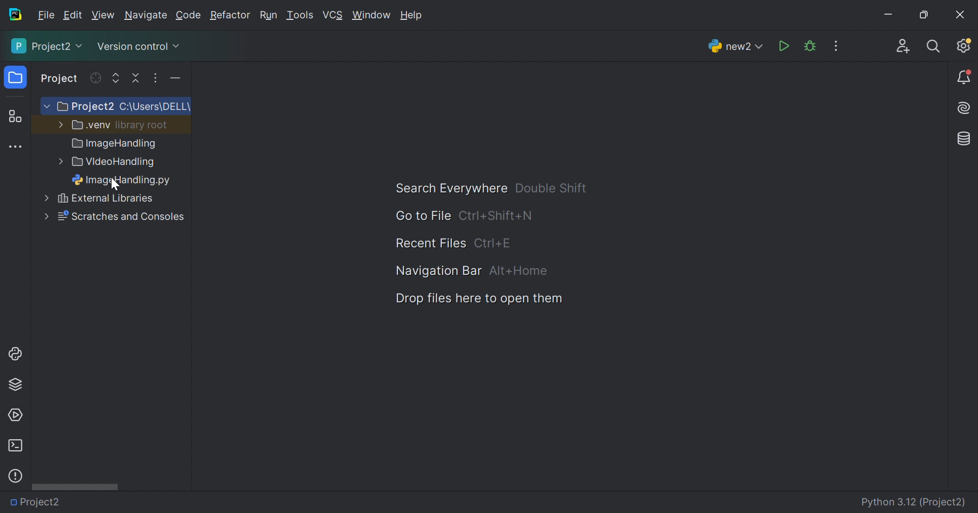  What do you see at coordinates (475, 299) in the screenshot?
I see `Dop files here to open them` at bounding box center [475, 299].